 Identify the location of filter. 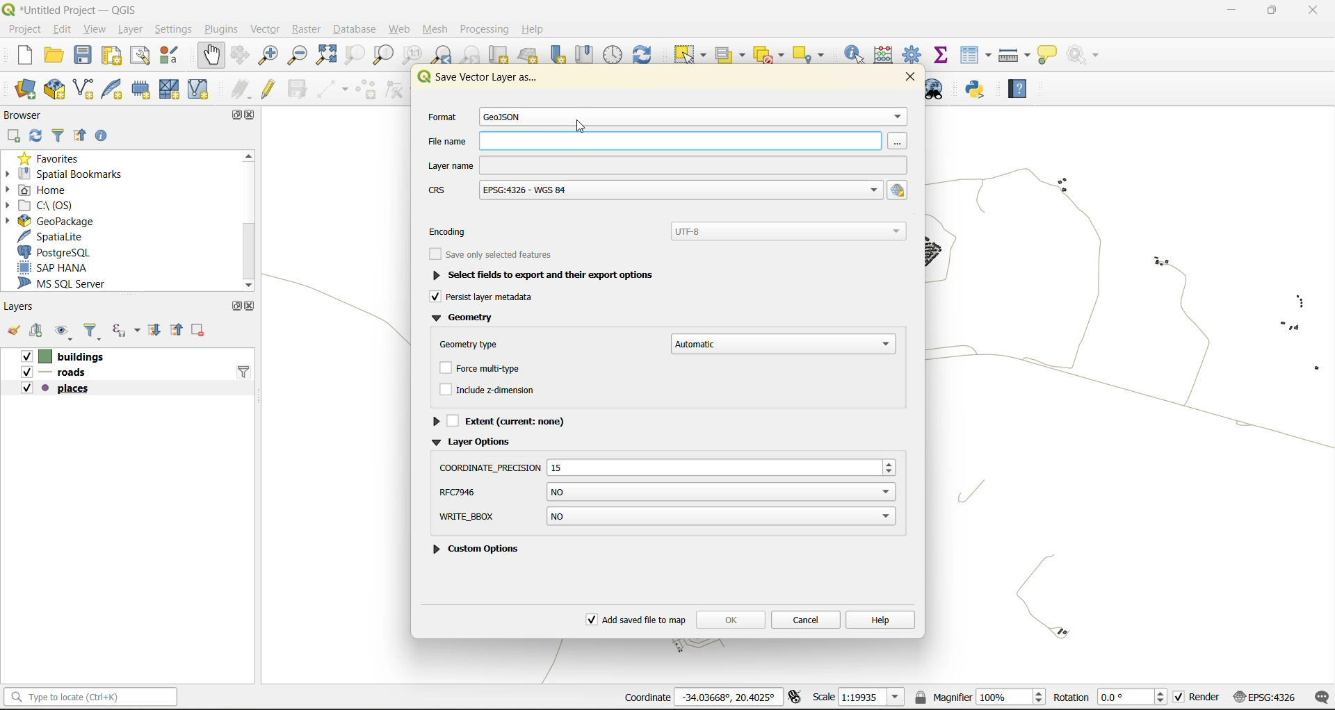
(61, 135).